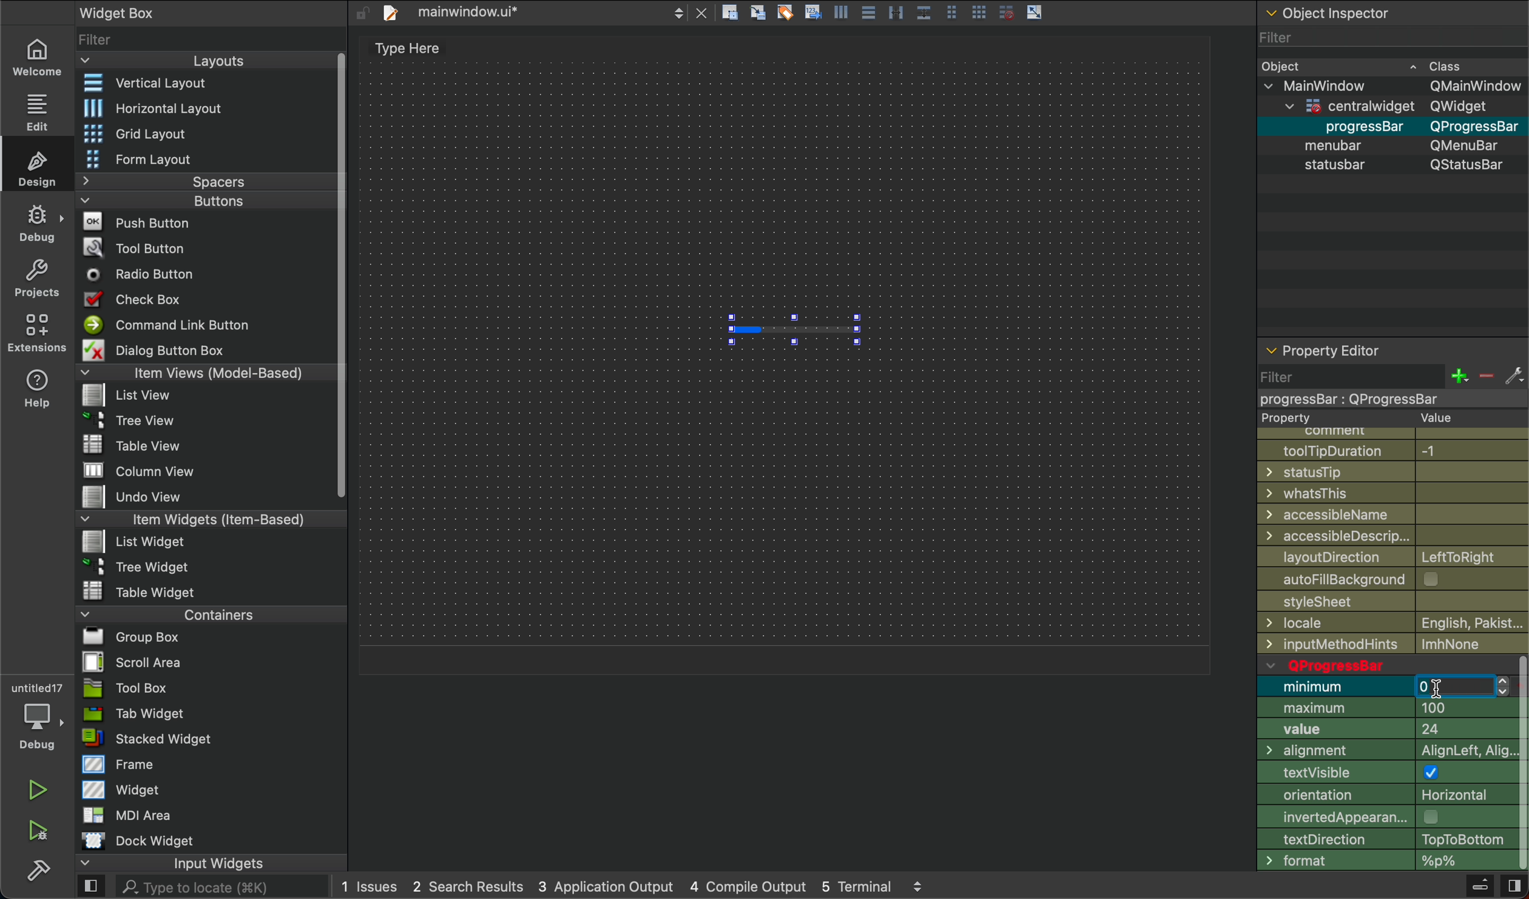  Describe the element at coordinates (141, 221) in the screenshot. I see `Push Button` at that location.